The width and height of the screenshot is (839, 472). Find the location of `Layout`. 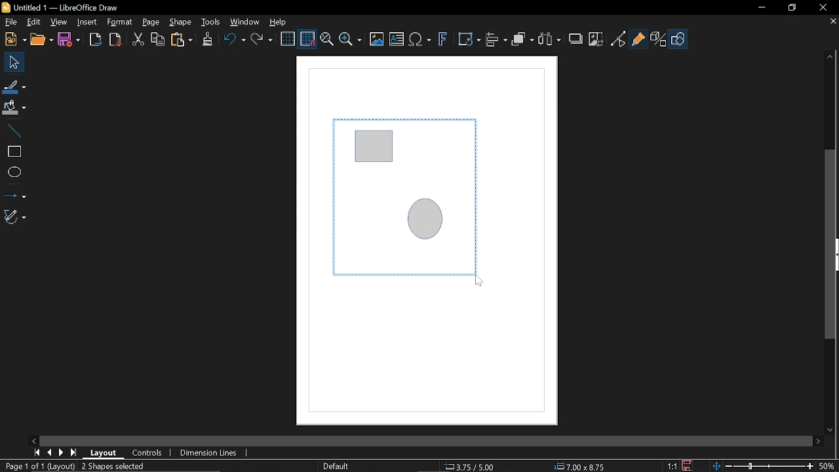

Layout is located at coordinates (103, 452).